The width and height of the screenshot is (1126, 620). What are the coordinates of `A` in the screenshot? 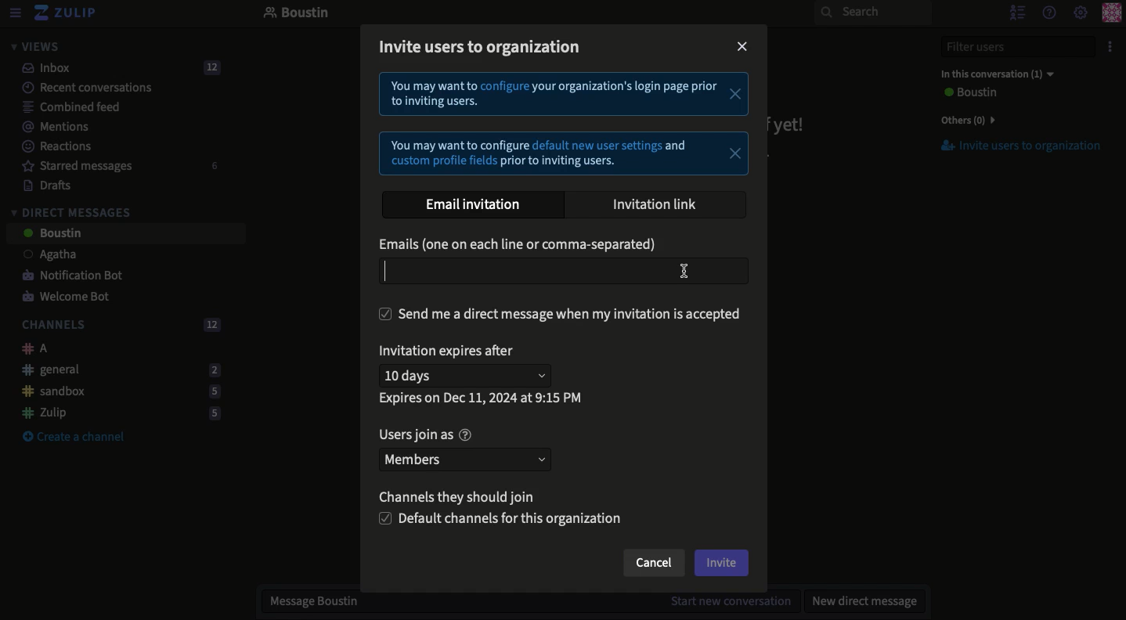 It's located at (31, 348).